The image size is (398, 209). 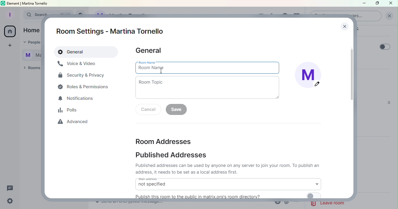 What do you see at coordinates (9, 46) in the screenshot?
I see `Create a space` at bounding box center [9, 46].